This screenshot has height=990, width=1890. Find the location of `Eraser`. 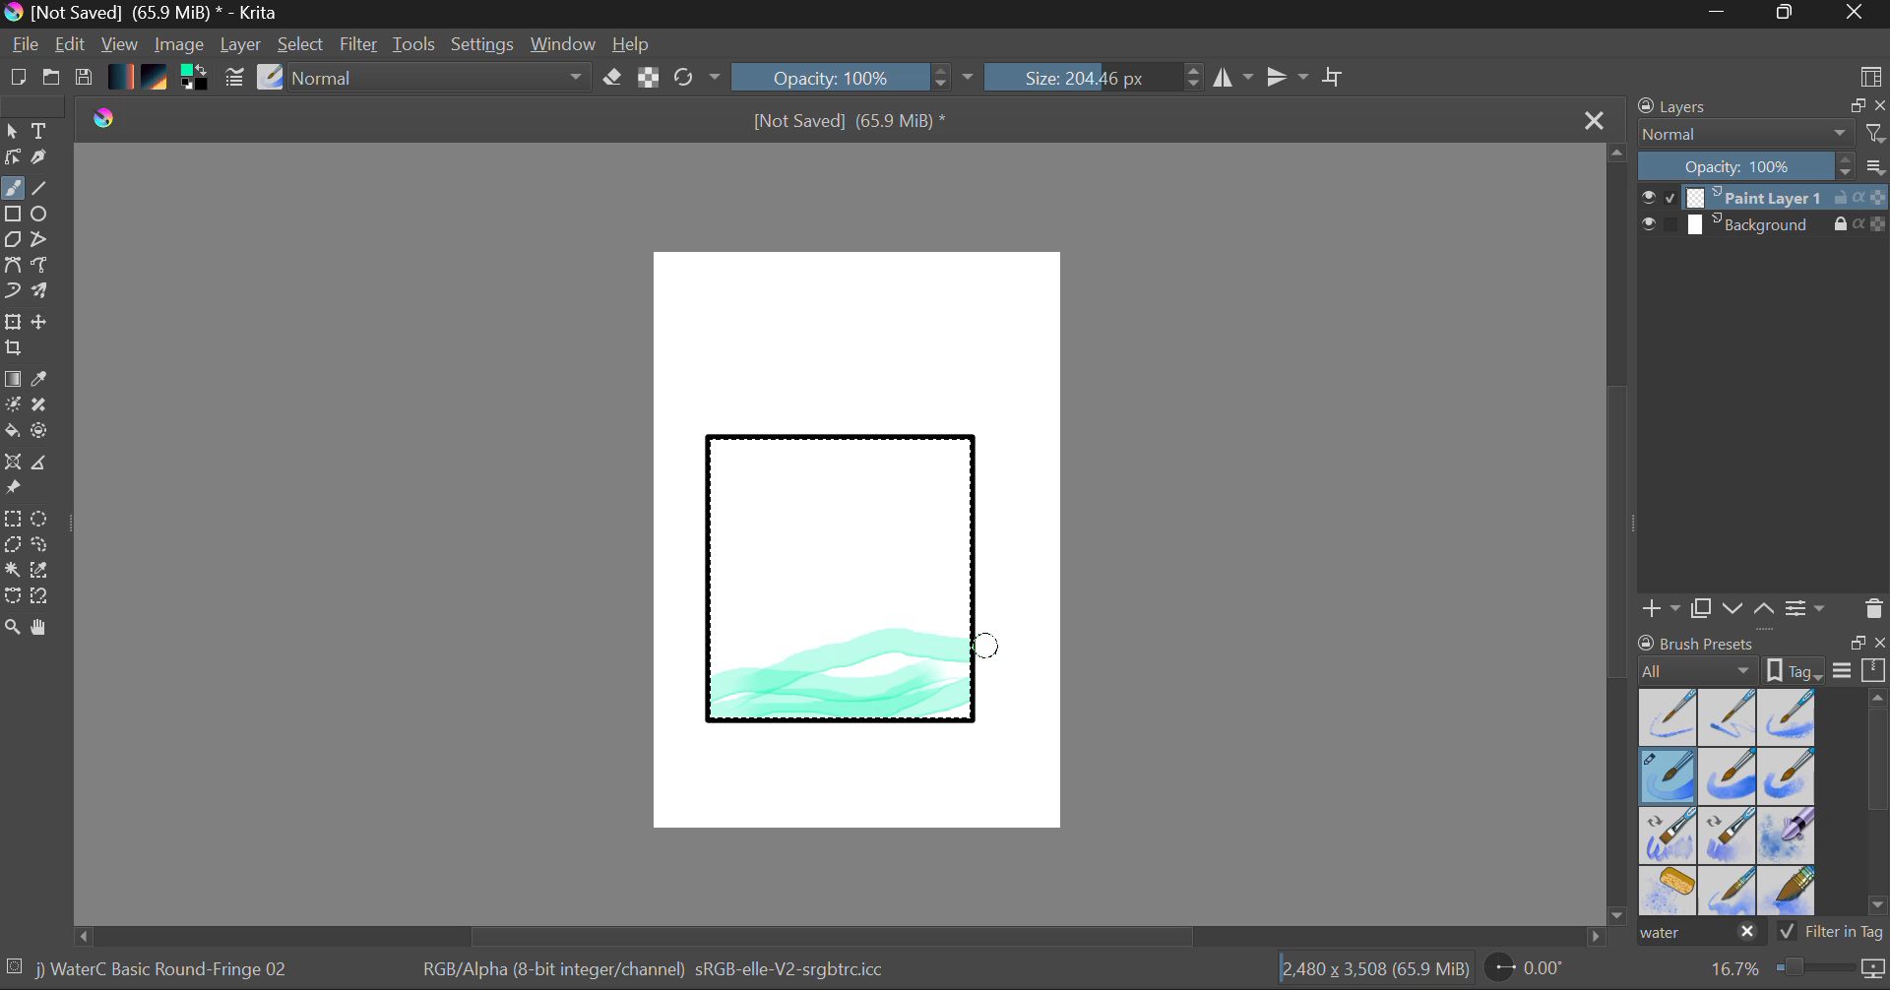

Eraser is located at coordinates (613, 78).